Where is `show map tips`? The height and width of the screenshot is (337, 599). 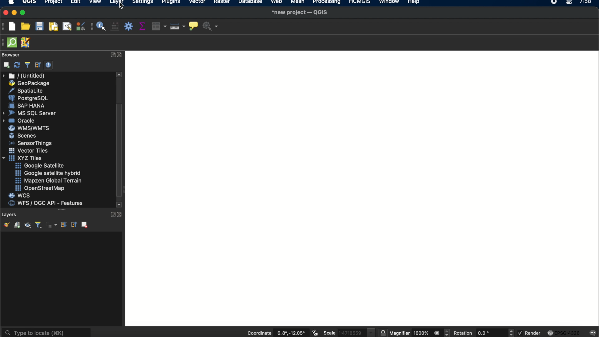
show map tips is located at coordinates (193, 26).